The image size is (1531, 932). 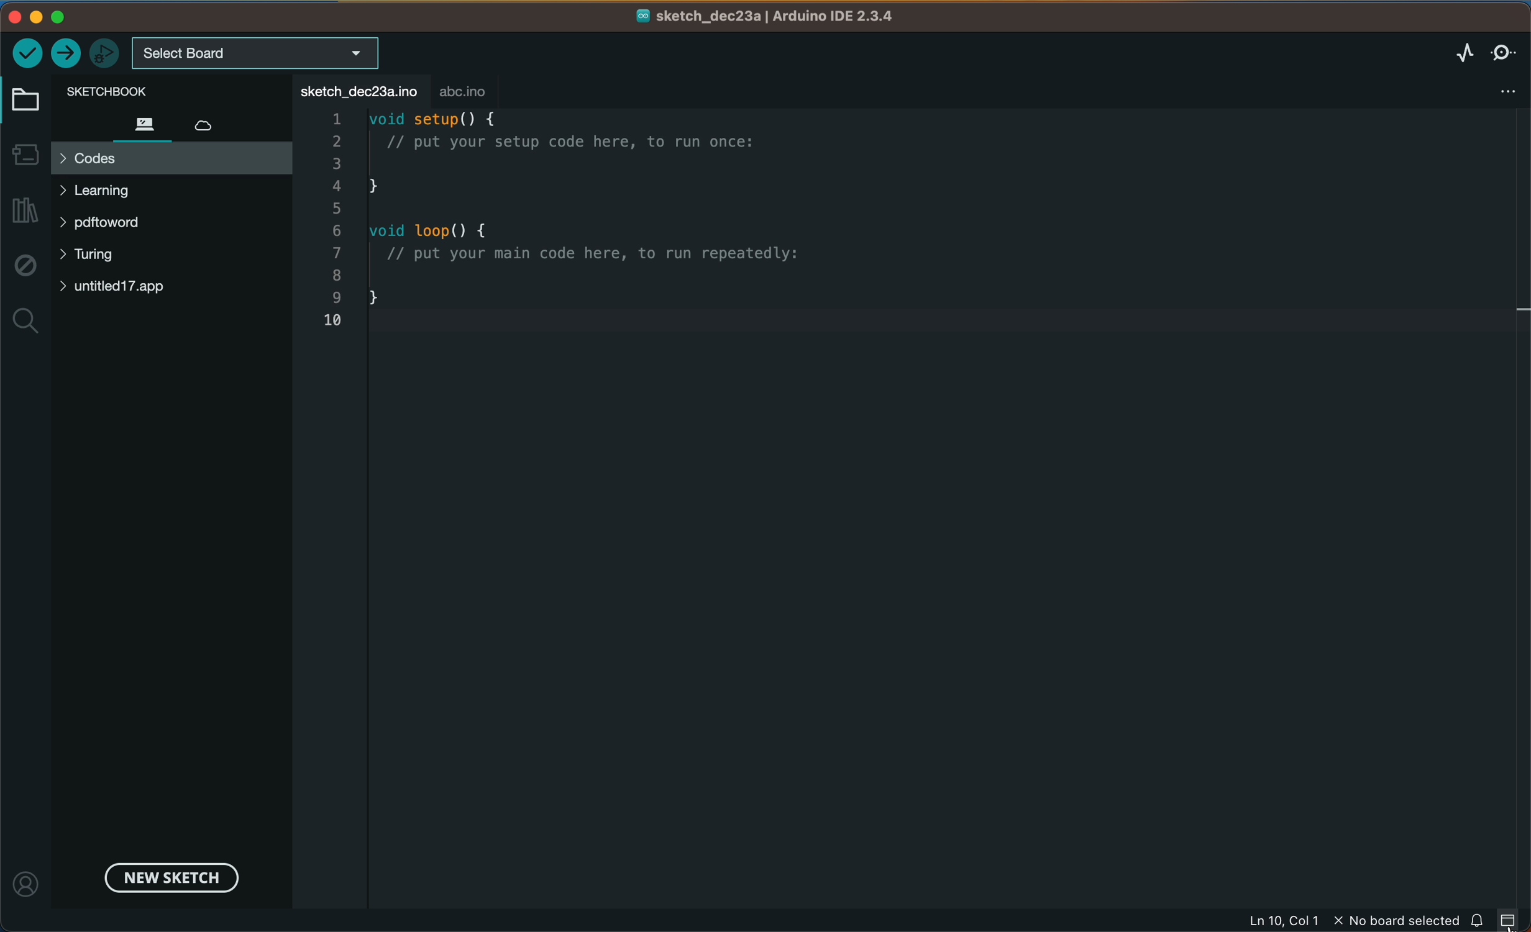 I want to click on icloud, so click(x=205, y=127).